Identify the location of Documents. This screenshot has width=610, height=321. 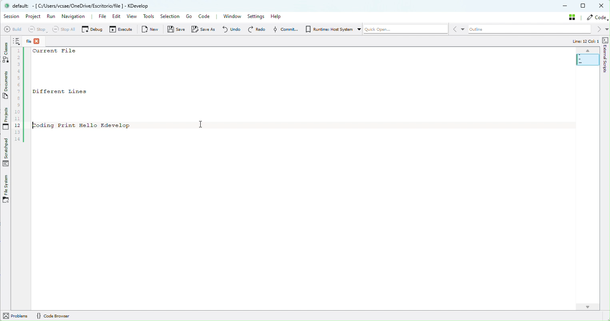
(6, 86).